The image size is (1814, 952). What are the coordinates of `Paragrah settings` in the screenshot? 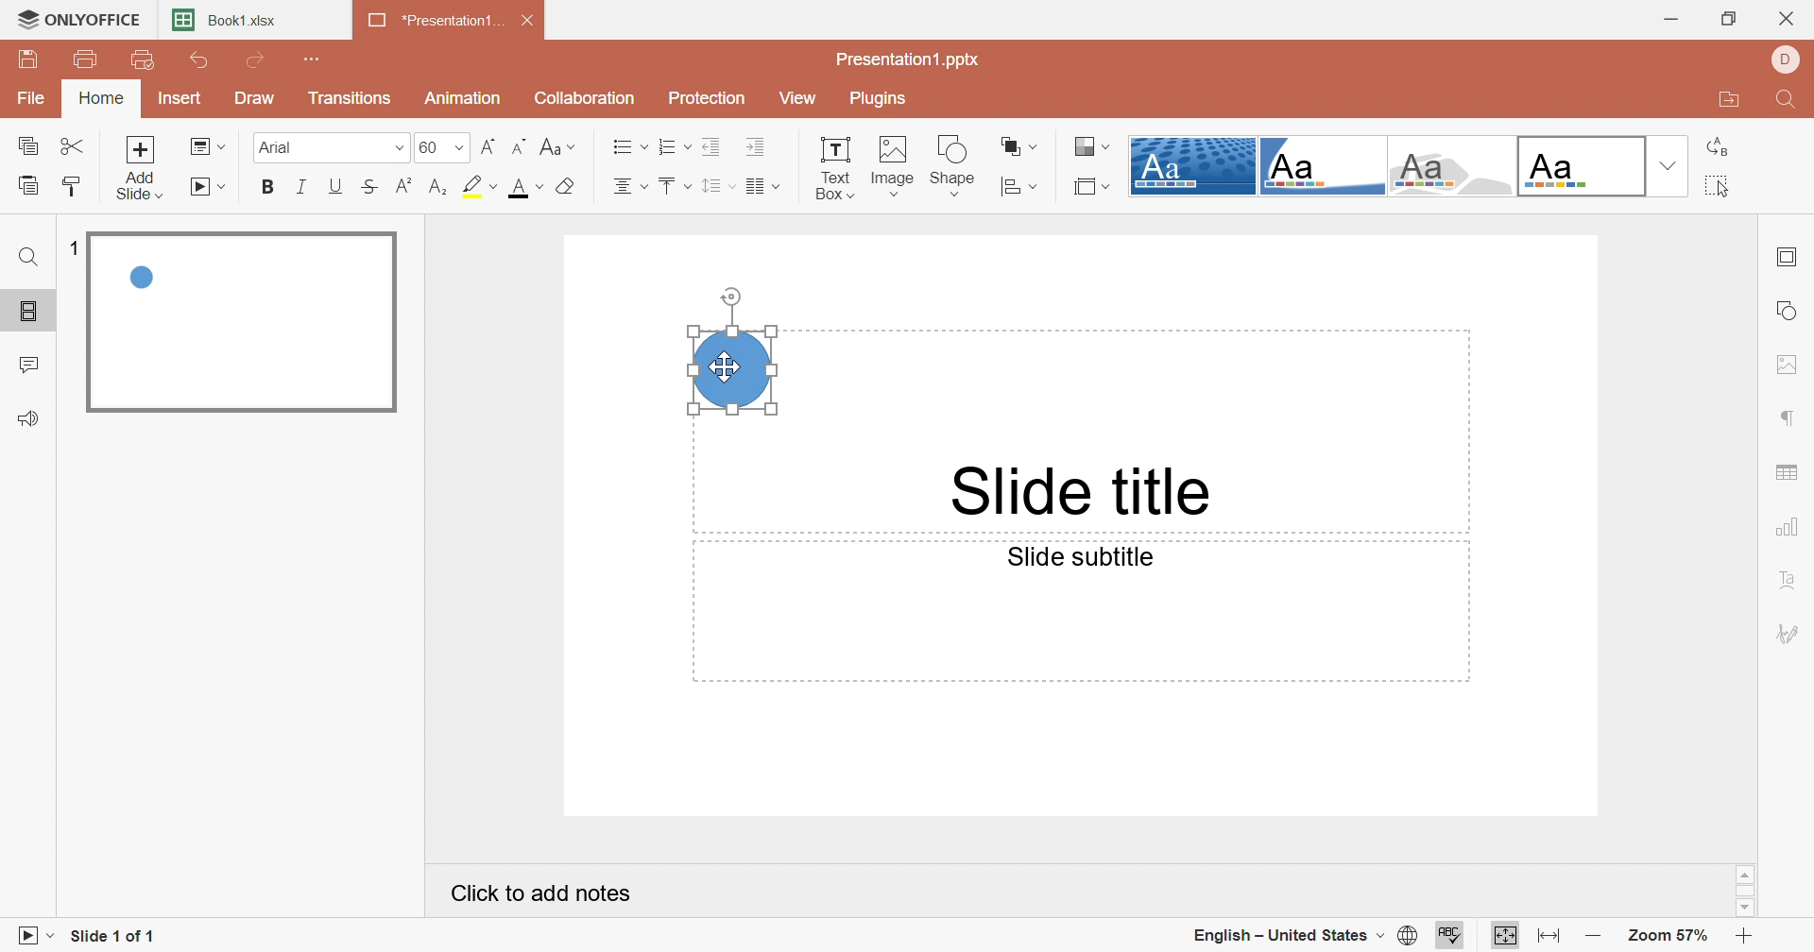 It's located at (1789, 416).